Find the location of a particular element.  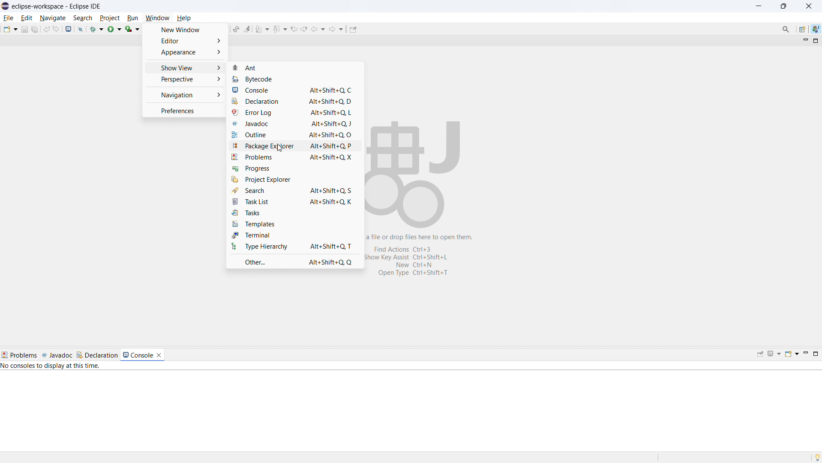

debug is located at coordinates (97, 29).